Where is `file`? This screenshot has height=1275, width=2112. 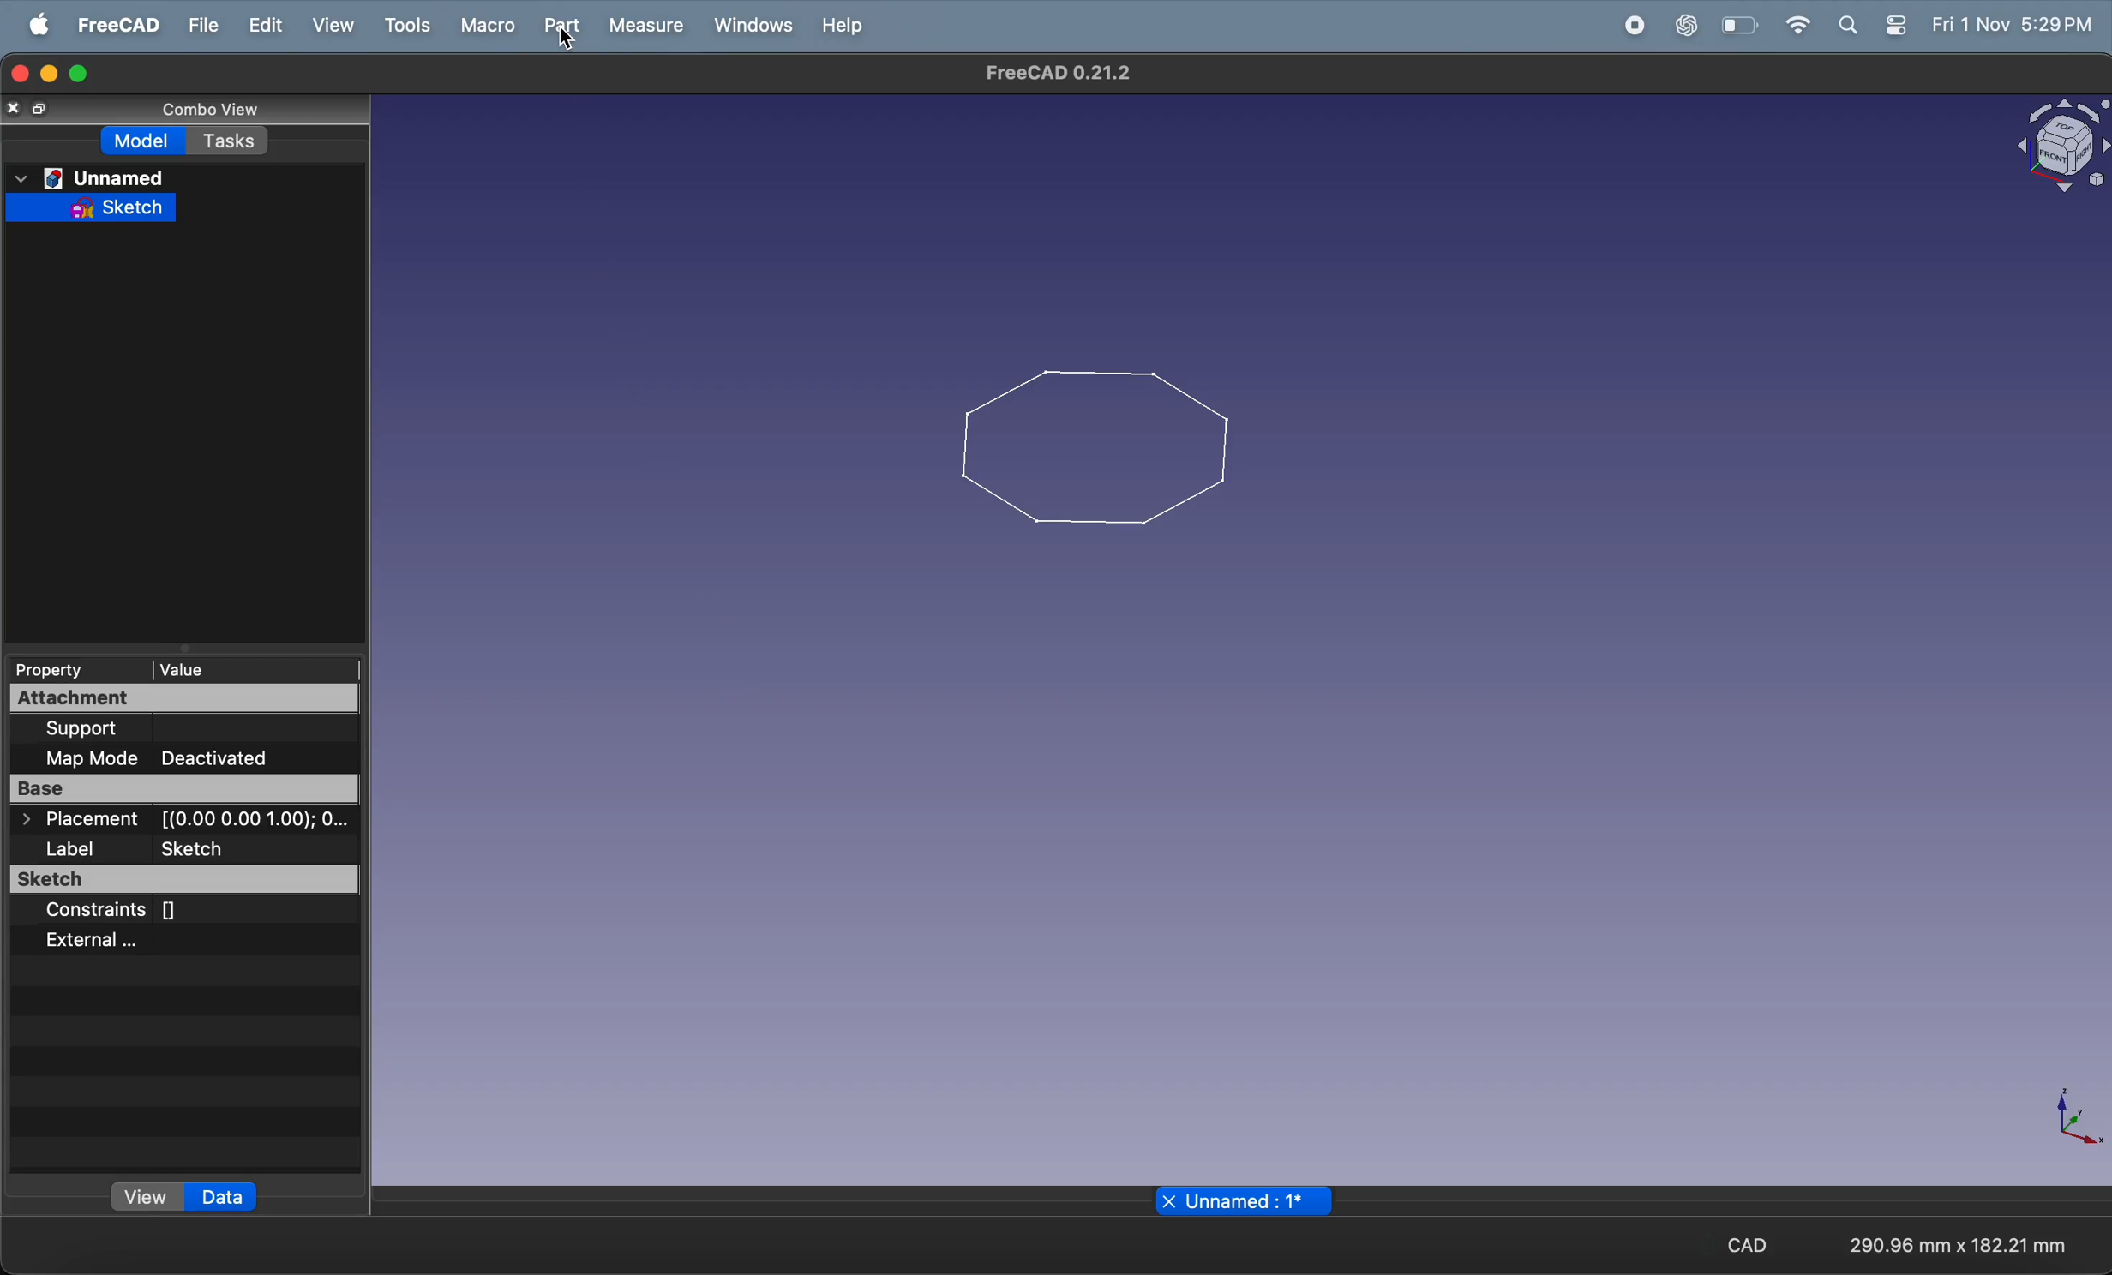 file is located at coordinates (201, 23).